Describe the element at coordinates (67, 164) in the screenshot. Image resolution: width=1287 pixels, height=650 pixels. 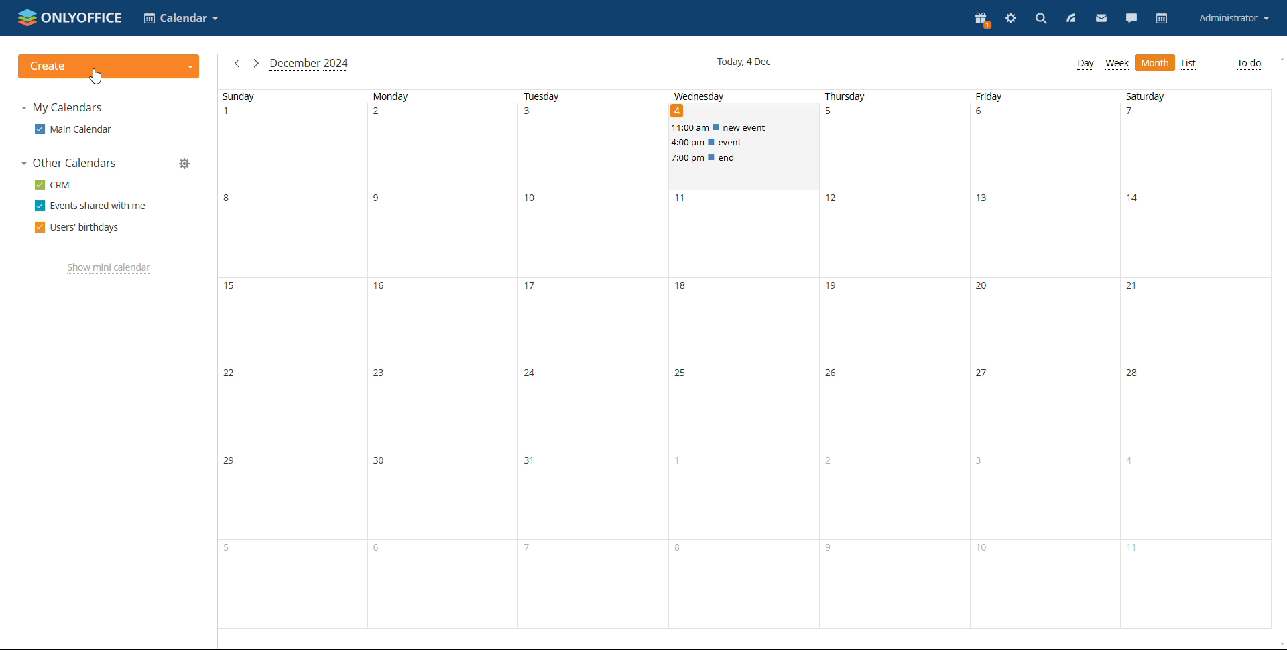
I see `other calendars` at that location.